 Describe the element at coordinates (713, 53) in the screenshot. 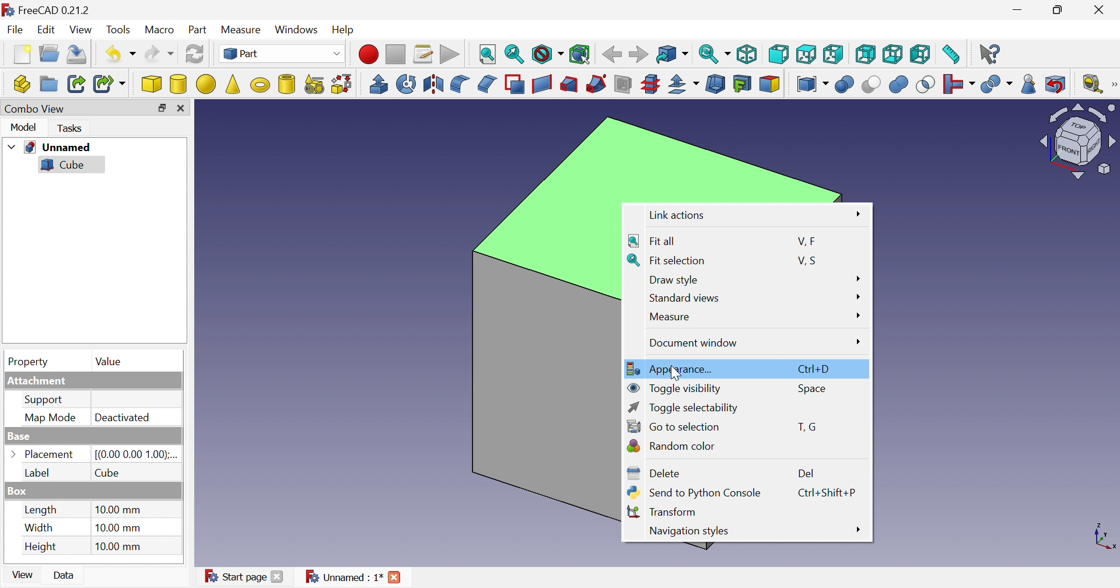

I see `Sync view` at that location.